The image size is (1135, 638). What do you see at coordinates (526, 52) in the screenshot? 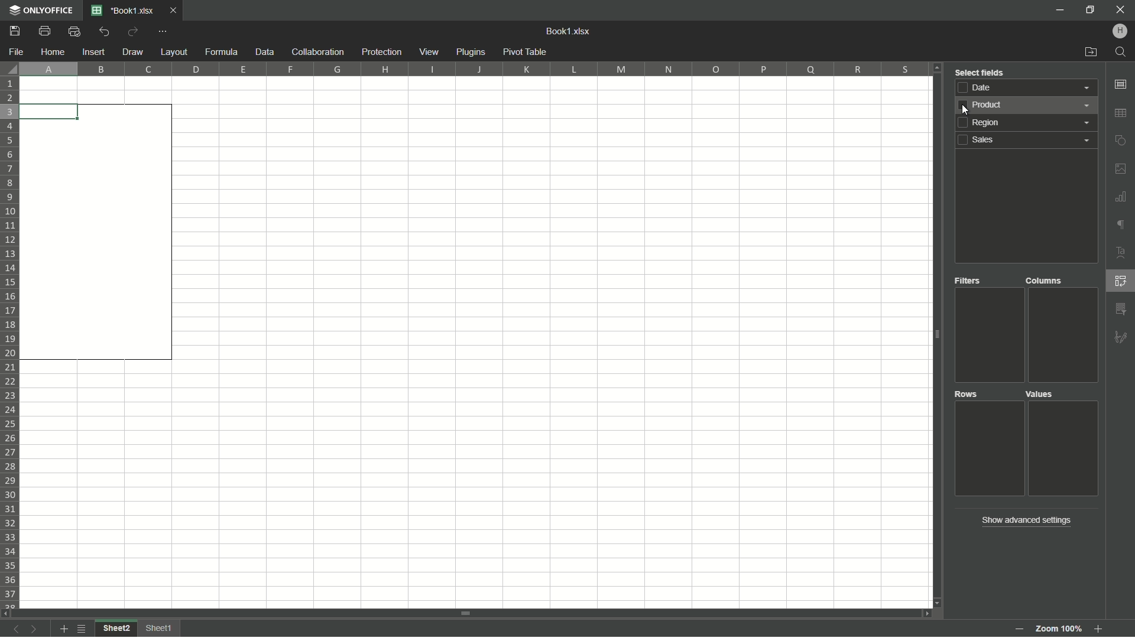
I see `Pivot table` at bounding box center [526, 52].